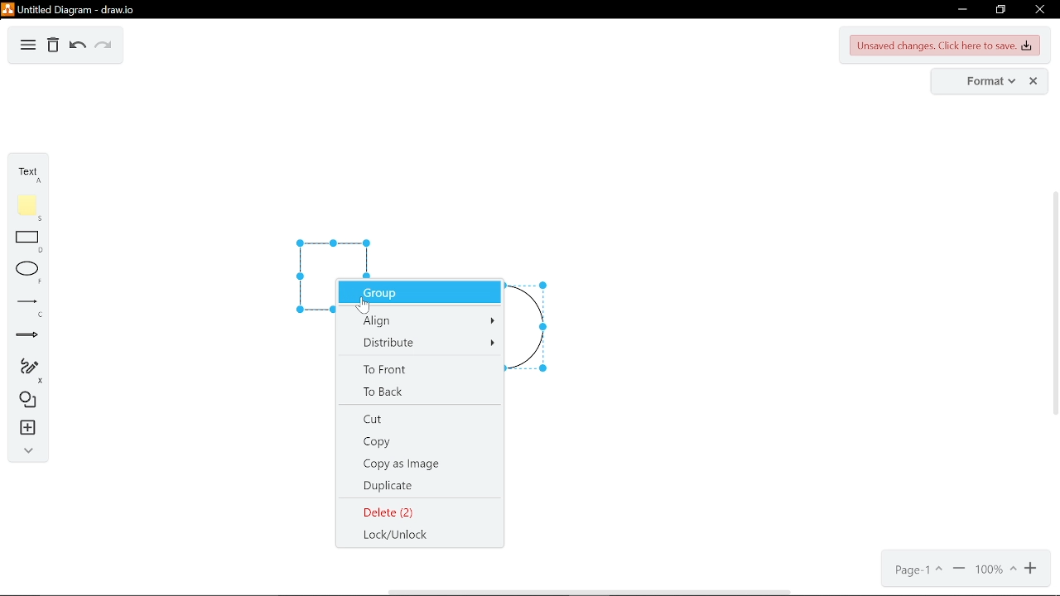 The image size is (1060, 596). Describe the element at coordinates (532, 327) in the screenshot. I see `circle selected` at that location.